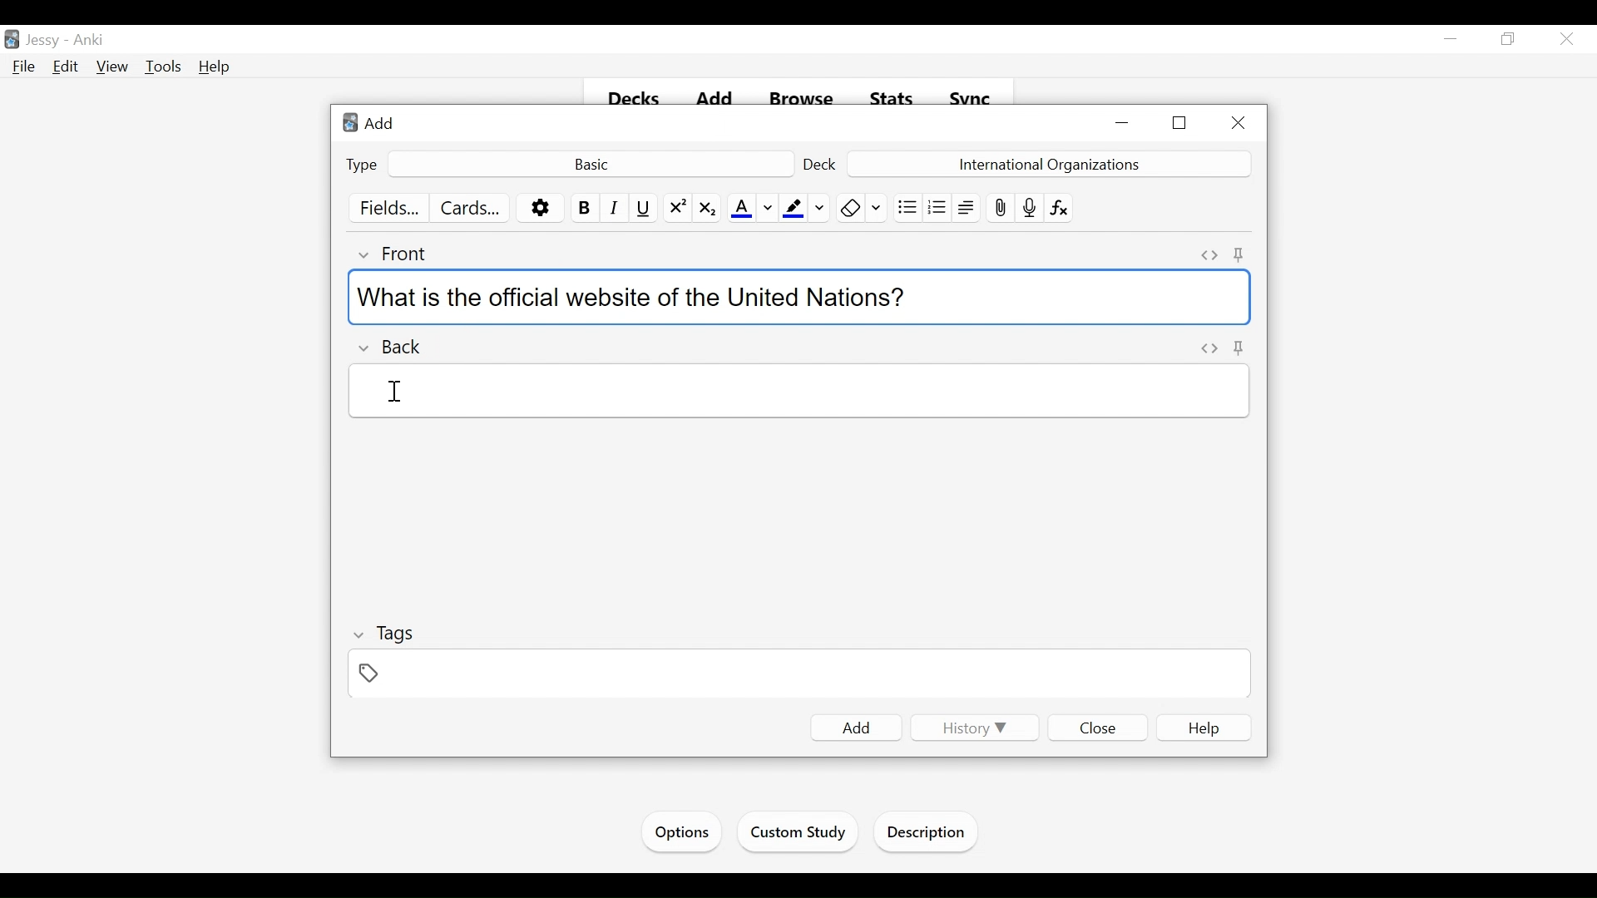 The height and width of the screenshot is (898, 1597). I want to click on Bold Text, so click(583, 208).